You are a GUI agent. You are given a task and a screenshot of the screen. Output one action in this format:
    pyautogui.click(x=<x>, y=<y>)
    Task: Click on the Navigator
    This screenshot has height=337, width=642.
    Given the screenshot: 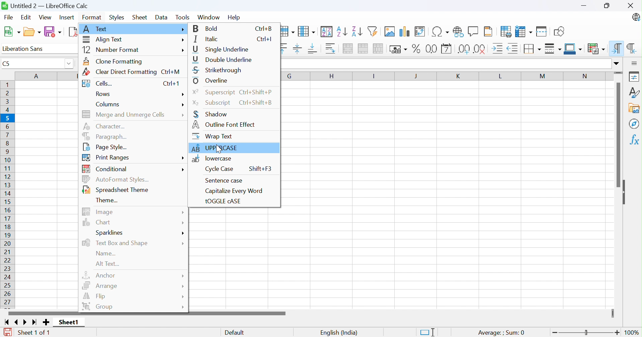 What is the action you would take?
    pyautogui.click(x=634, y=124)
    